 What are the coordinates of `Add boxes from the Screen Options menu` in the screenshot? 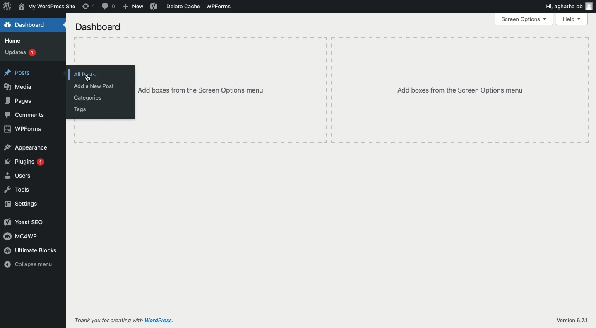 It's located at (209, 95).